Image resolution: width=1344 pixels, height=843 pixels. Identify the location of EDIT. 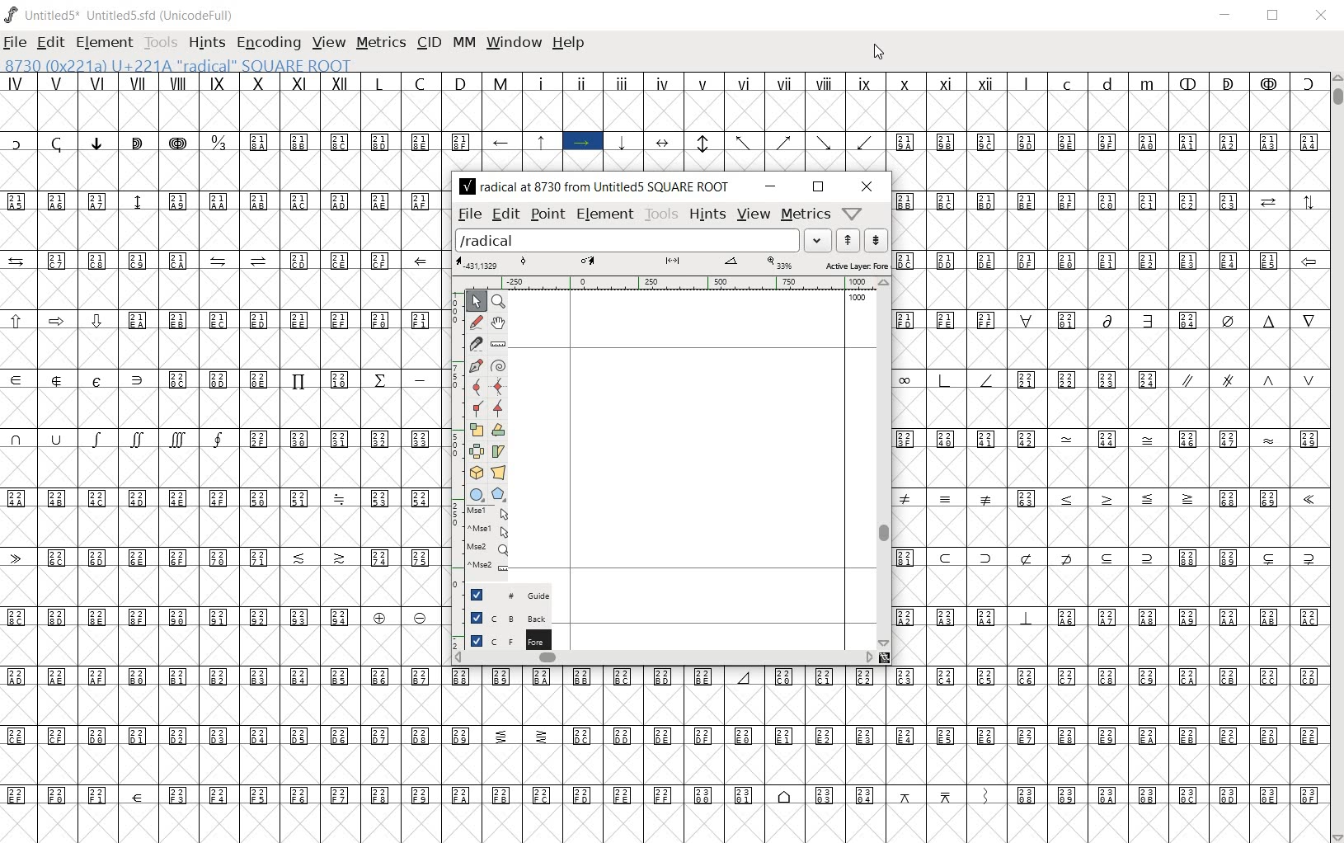
(49, 42).